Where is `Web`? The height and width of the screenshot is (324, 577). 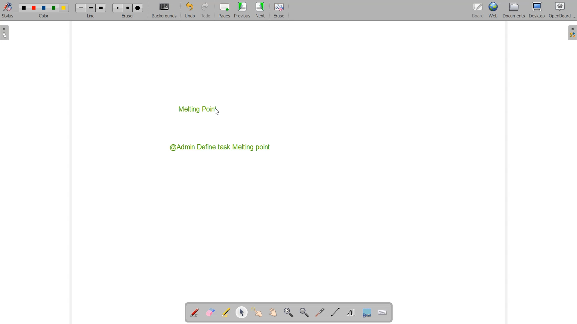
Web is located at coordinates (493, 11).